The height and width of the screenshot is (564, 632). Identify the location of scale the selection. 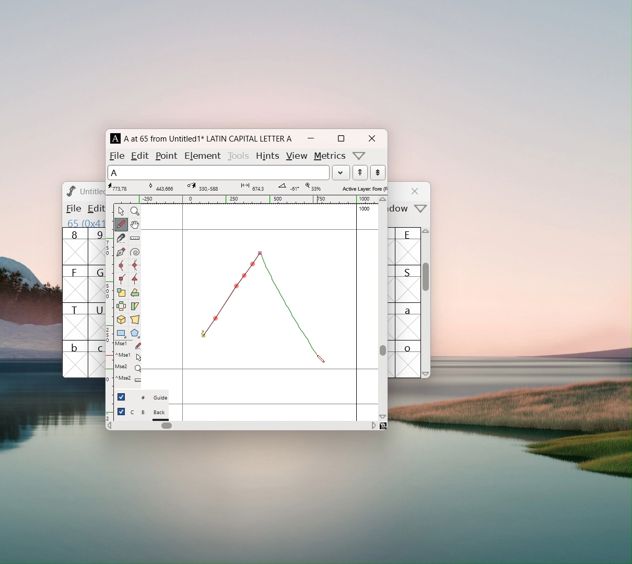
(121, 293).